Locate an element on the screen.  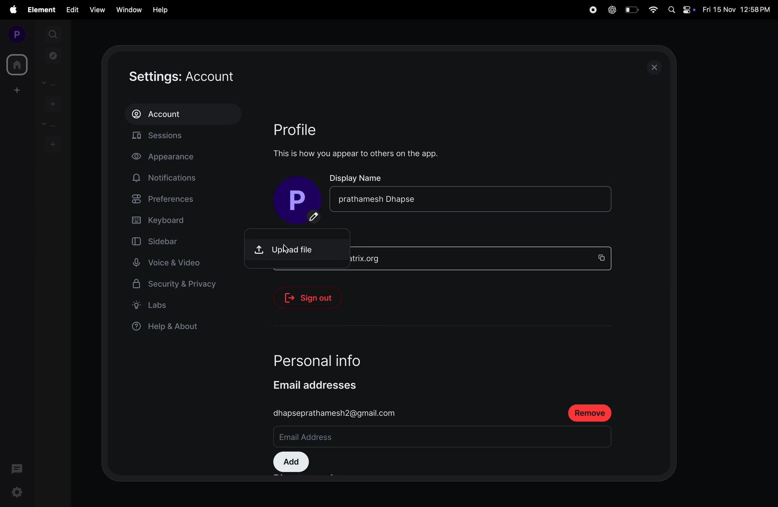
security and privacy is located at coordinates (175, 286).